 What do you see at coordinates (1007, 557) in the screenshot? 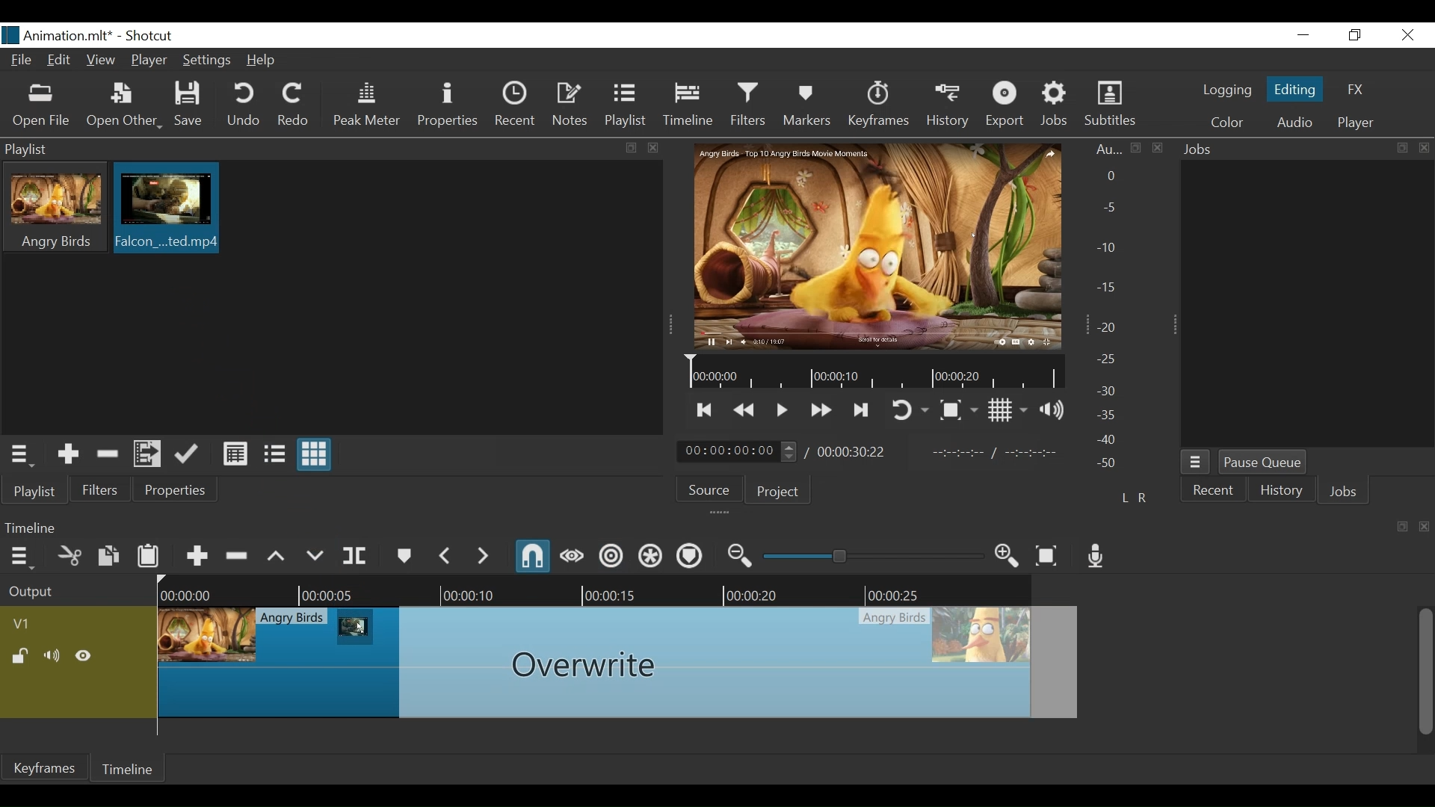
I see `Zoom timeline in` at bounding box center [1007, 557].